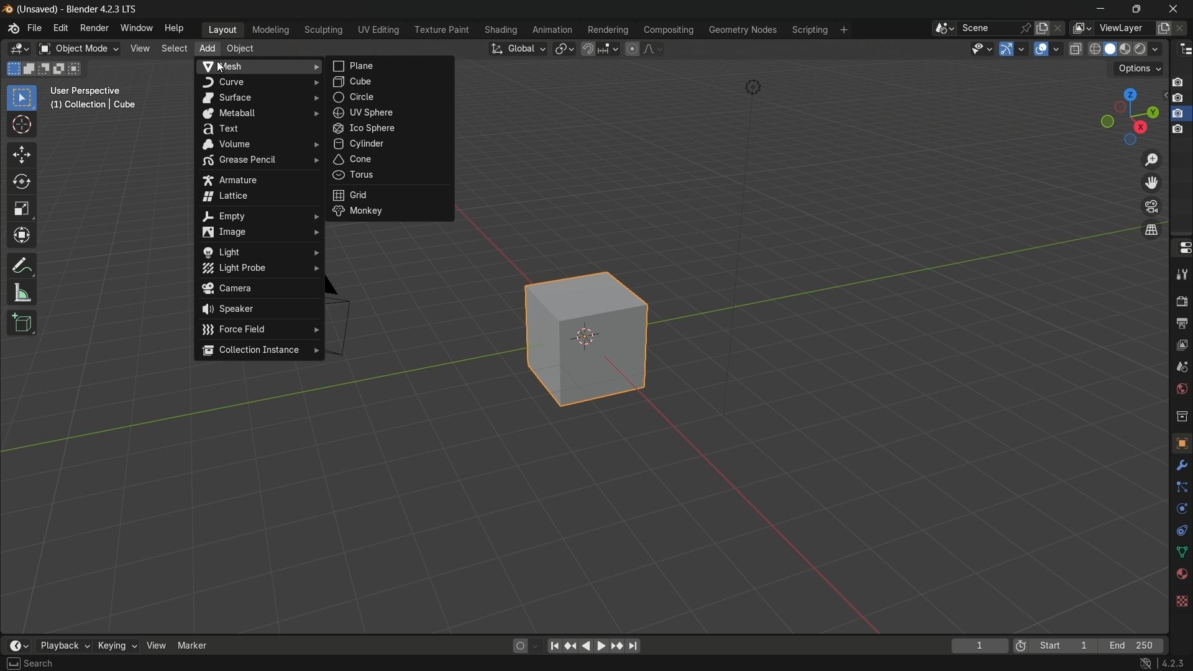 The image size is (1193, 671). I want to click on shading, so click(500, 30).